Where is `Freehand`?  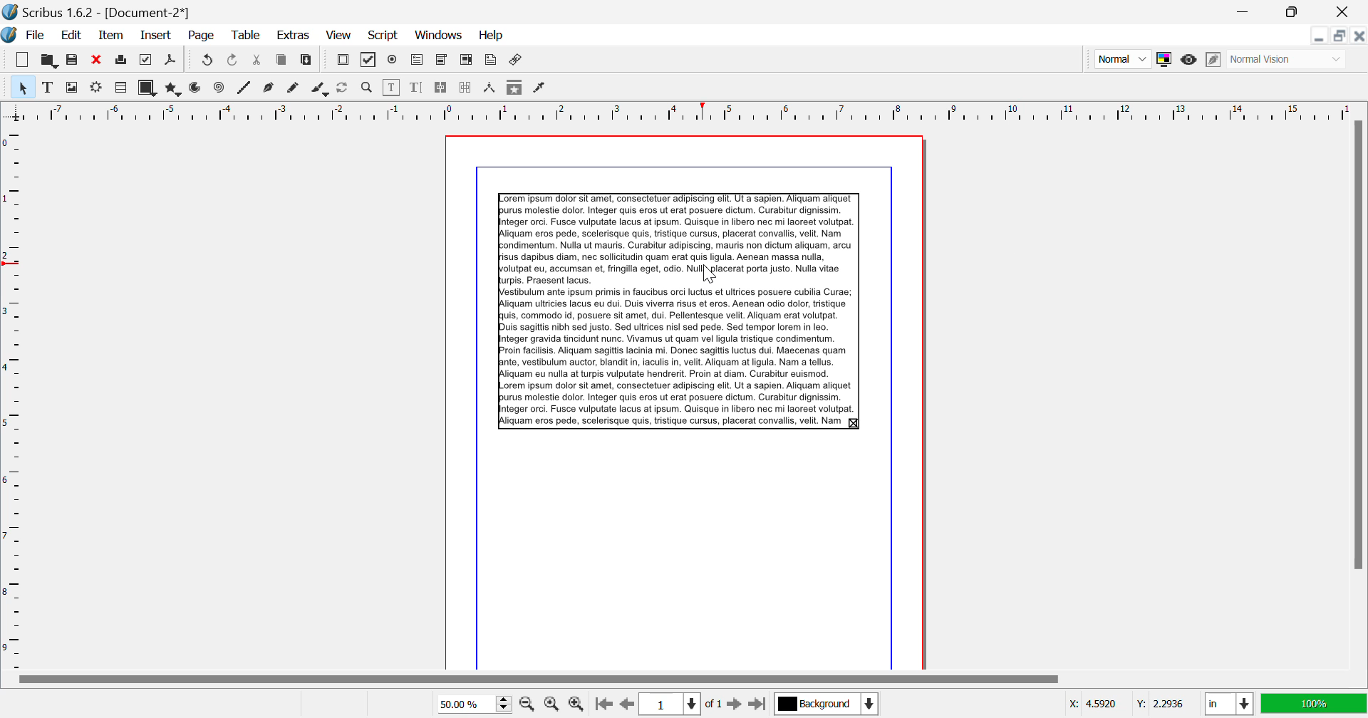 Freehand is located at coordinates (295, 89).